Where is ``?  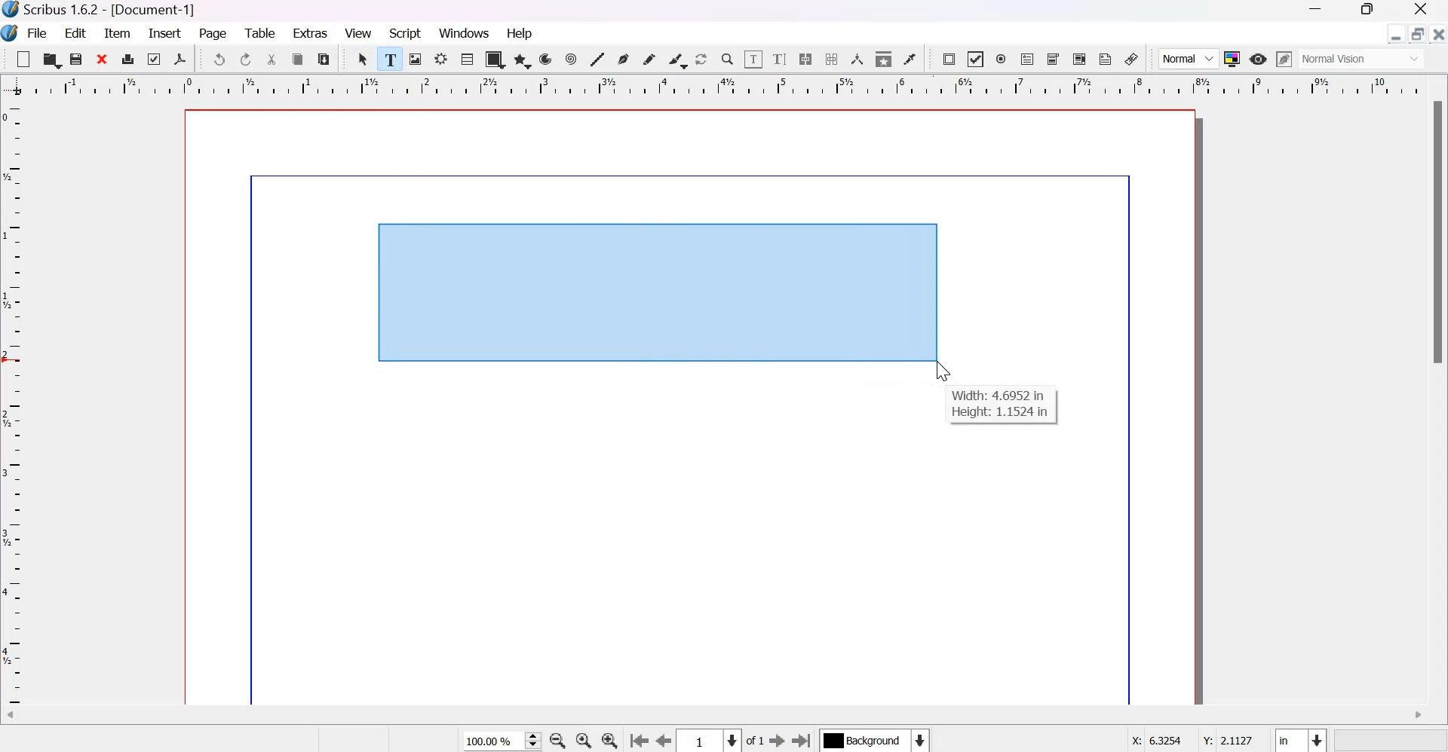  is located at coordinates (259, 33).